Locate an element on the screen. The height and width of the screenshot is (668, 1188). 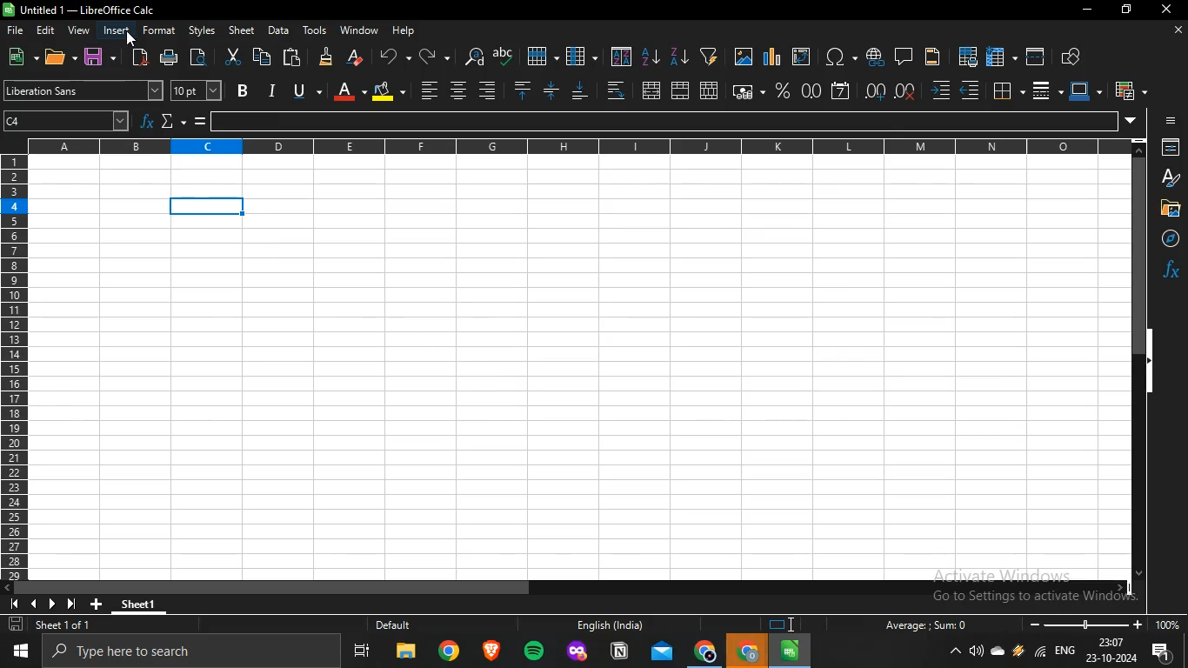
start is located at coordinates (24, 651).